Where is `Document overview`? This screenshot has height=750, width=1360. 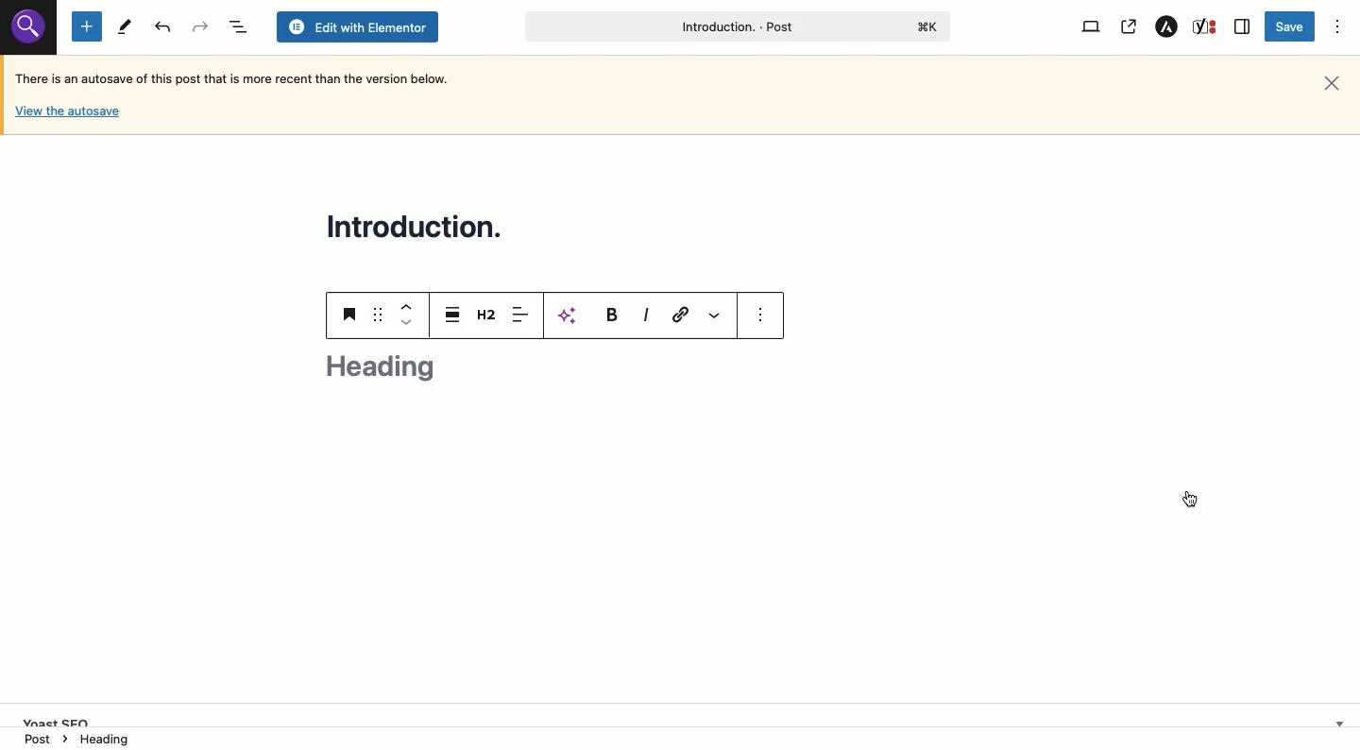 Document overview is located at coordinates (236, 26).